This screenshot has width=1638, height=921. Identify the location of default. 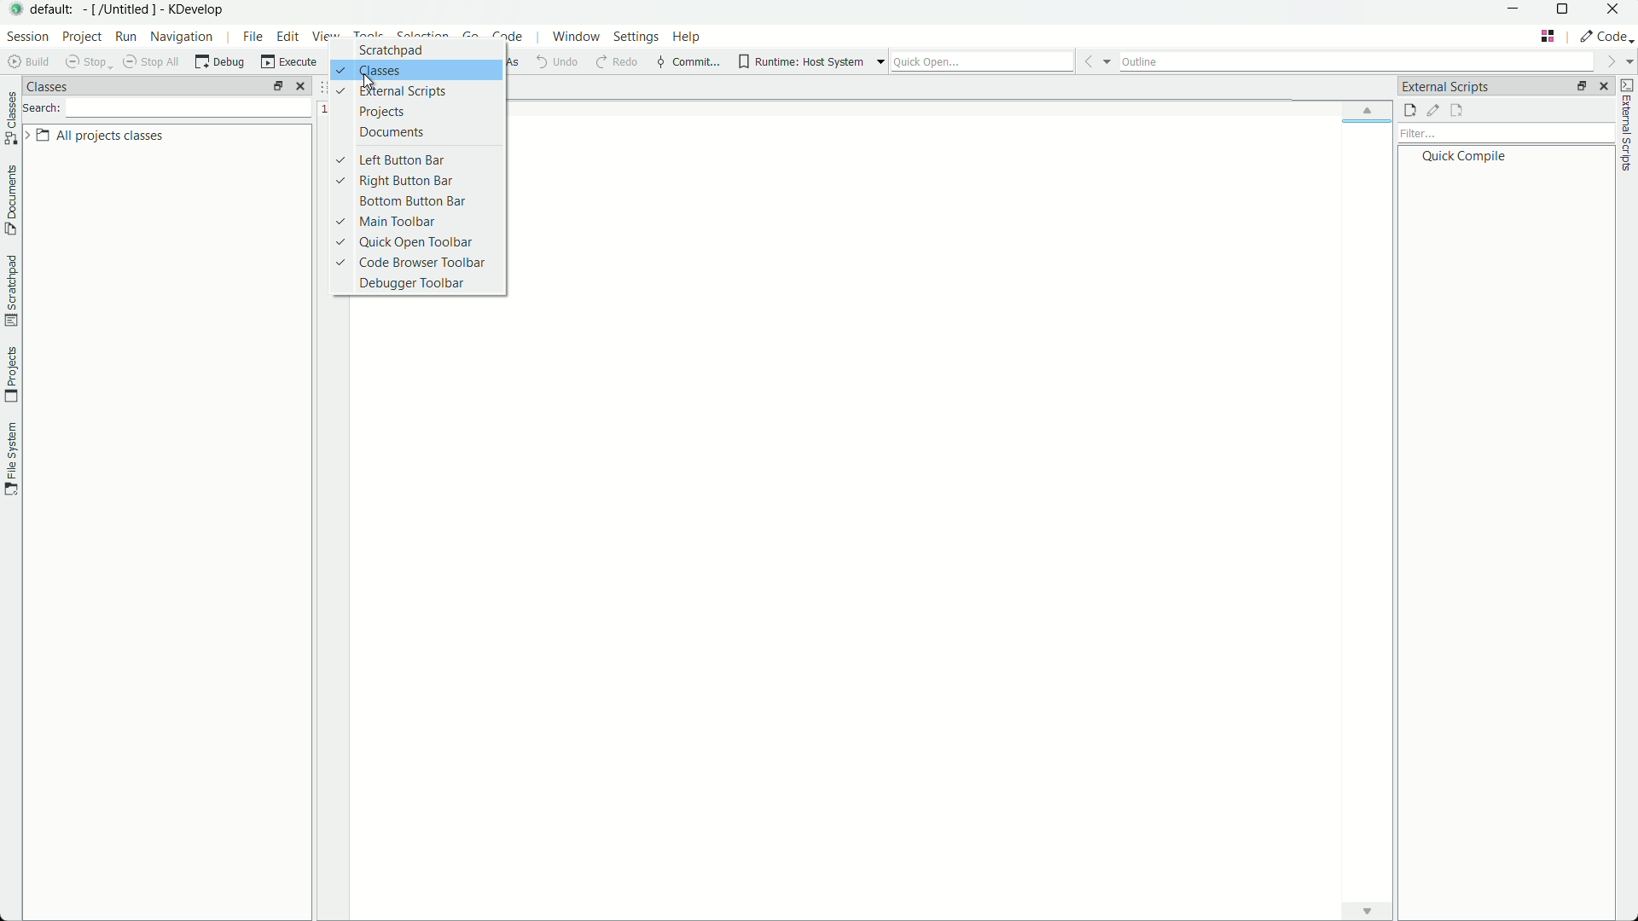
(54, 10).